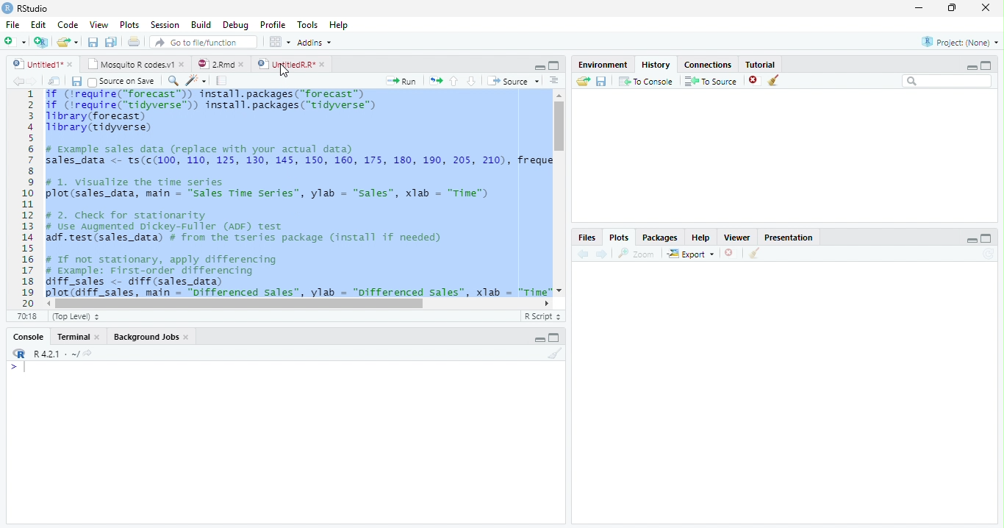  I want to click on UntitledR.R, so click(296, 63).